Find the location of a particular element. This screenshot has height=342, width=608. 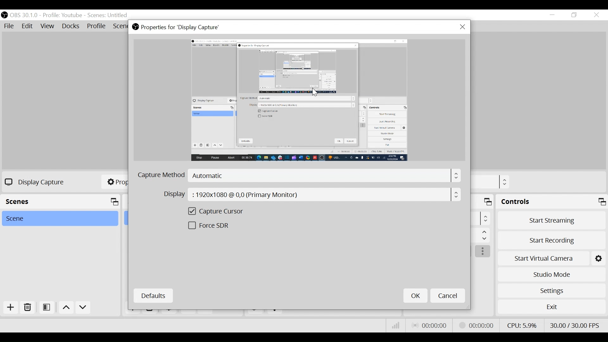

(un)select Capture Cursor is located at coordinates (222, 212).